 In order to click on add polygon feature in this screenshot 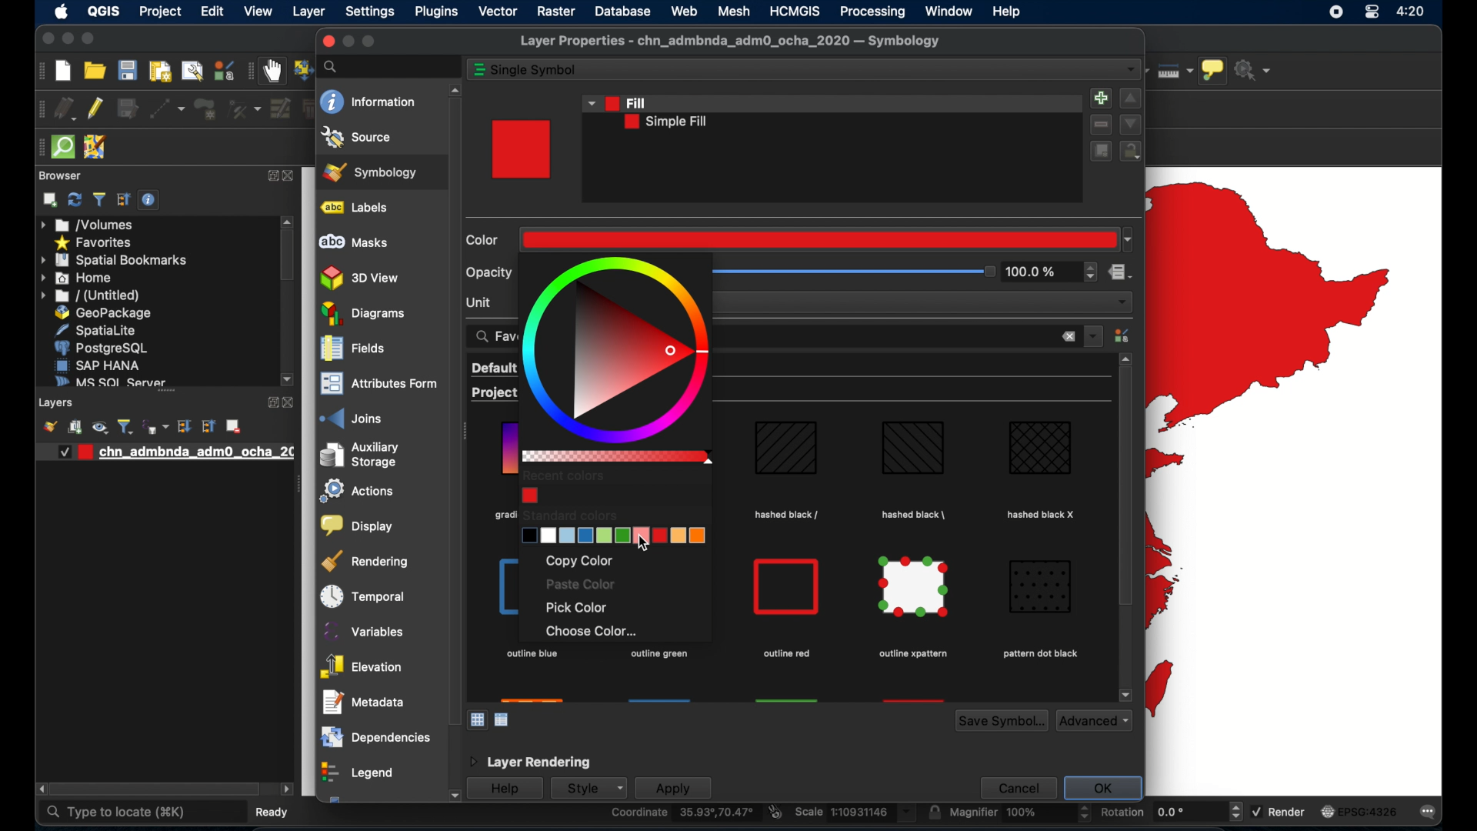, I will do `click(207, 110)`.